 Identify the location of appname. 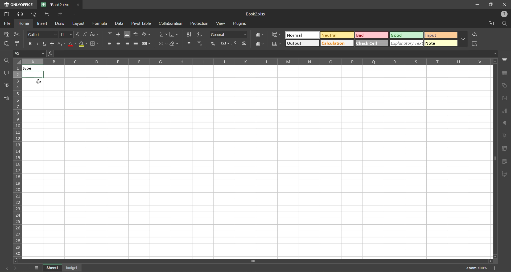
(18, 5).